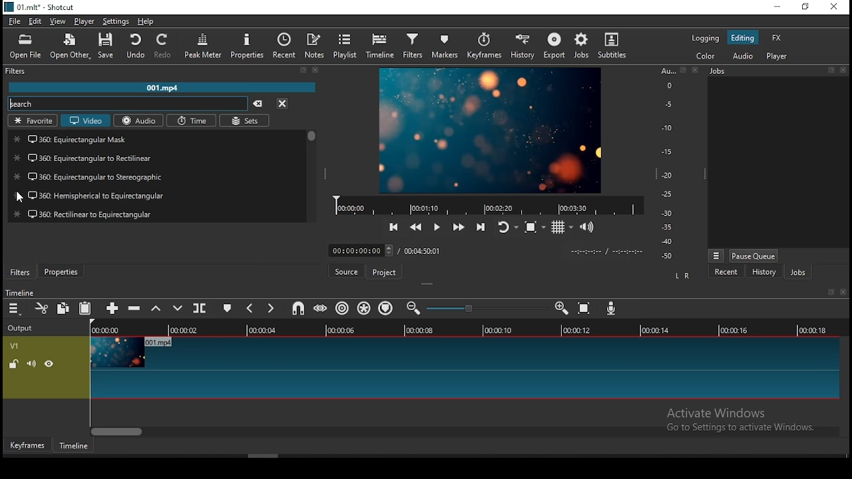 The image size is (852, 479). Describe the element at coordinates (612, 44) in the screenshot. I see `subtitles` at that location.